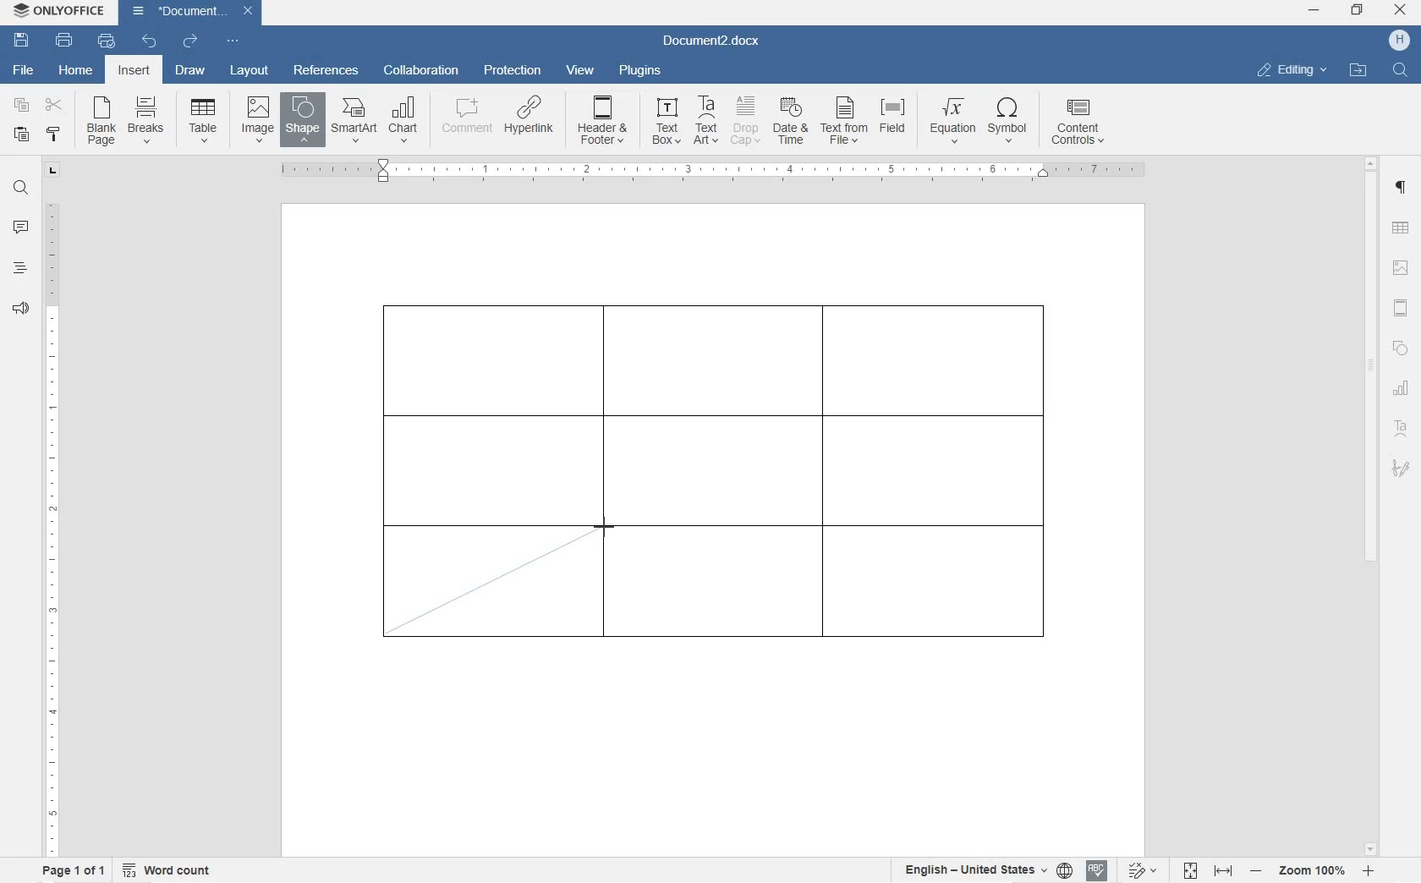 This screenshot has width=1421, height=883. Describe the element at coordinates (1097, 872) in the screenshot. I see `spell check` at that location.